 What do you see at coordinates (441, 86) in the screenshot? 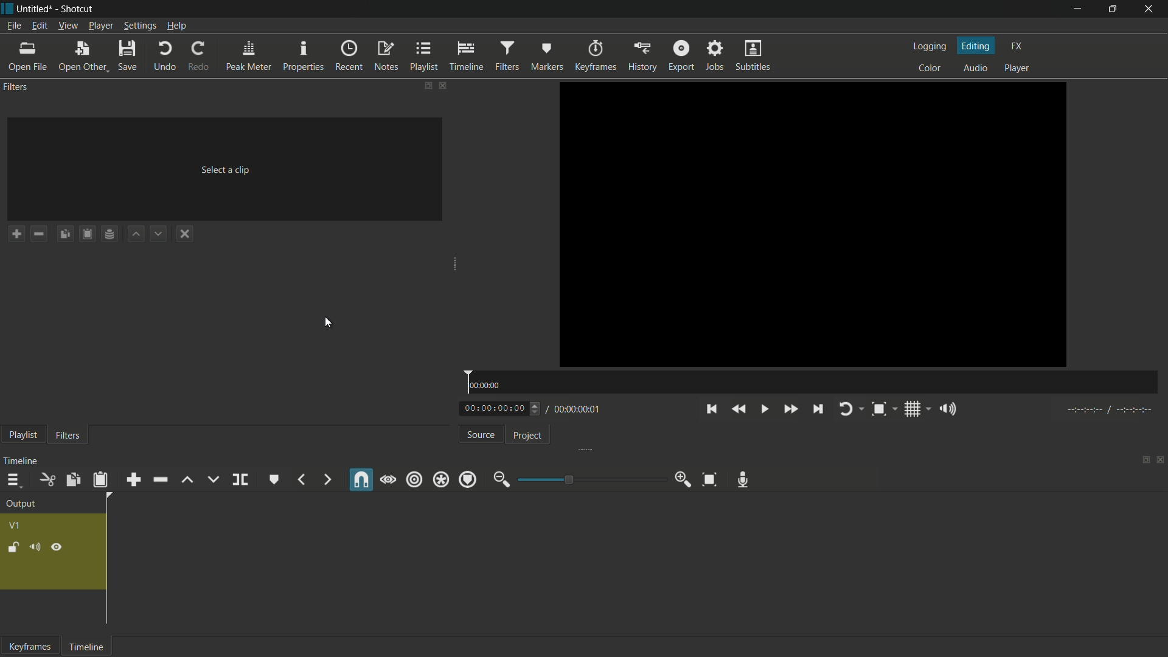
I see `close filter pane` at bounding box center [441, 86].